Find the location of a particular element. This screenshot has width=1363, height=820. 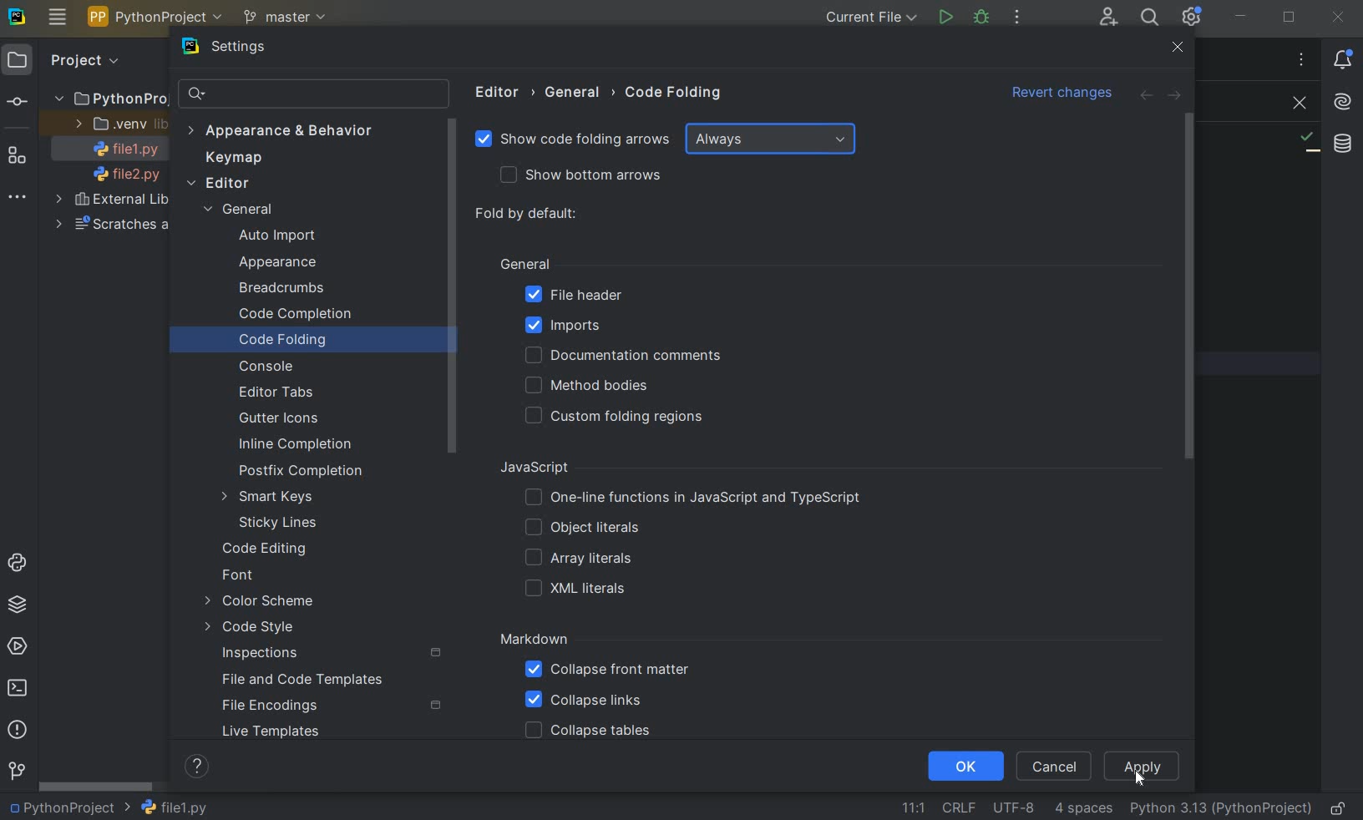

SYSTEM LOGO is located at coordinates (18, 18).